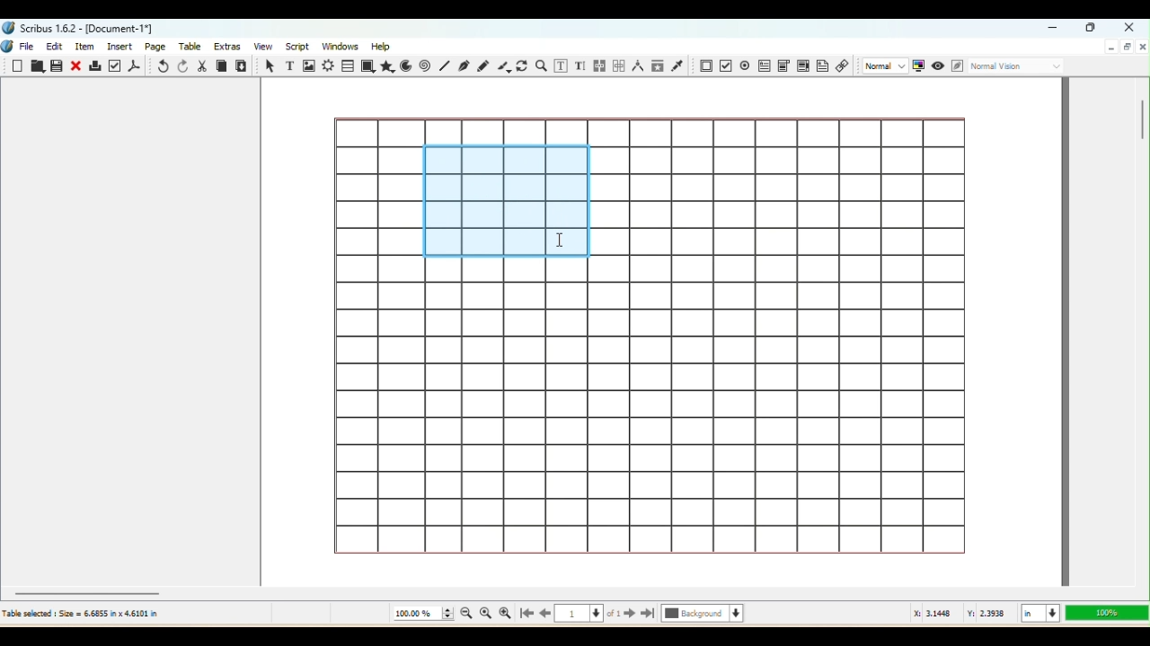  What do you see at coordinates (745, 65) in the screenshot?
I see `PDF check button` at bounding box center [745, 65].